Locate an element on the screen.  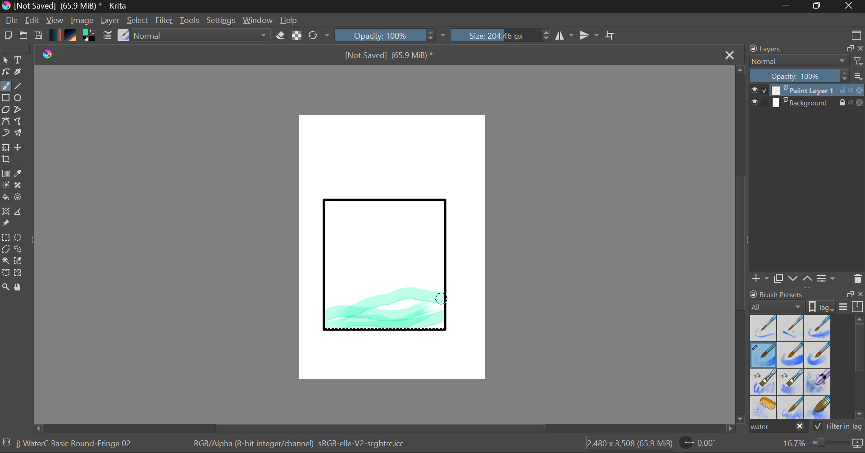
Elipses Selection tool is located at coordinates (20, 238).